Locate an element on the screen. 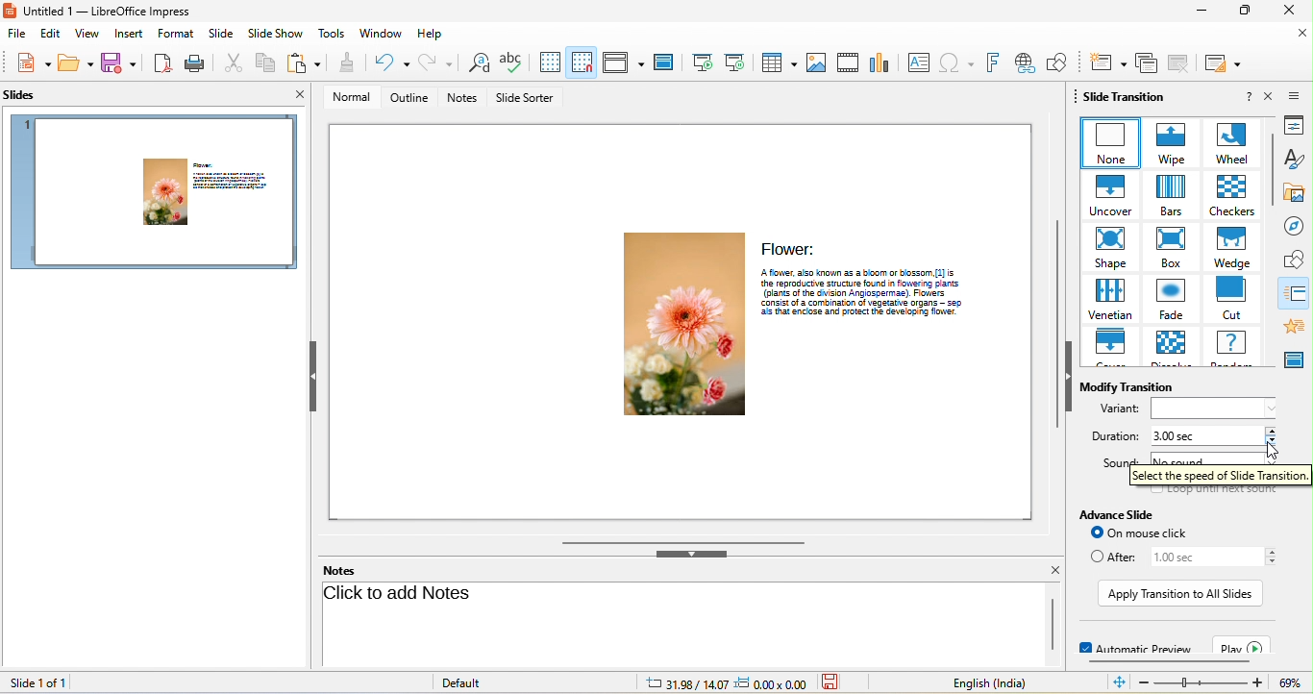 This screenshot has height=694, width=1313. no sound is located at coordinates (1202, 458).